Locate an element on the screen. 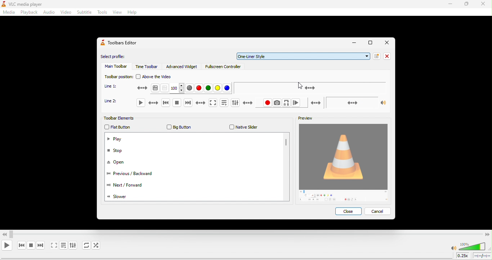 Image resolution: width=492 pixels, height=260 pixels. show extended settings is located at coordinates (241, 102).